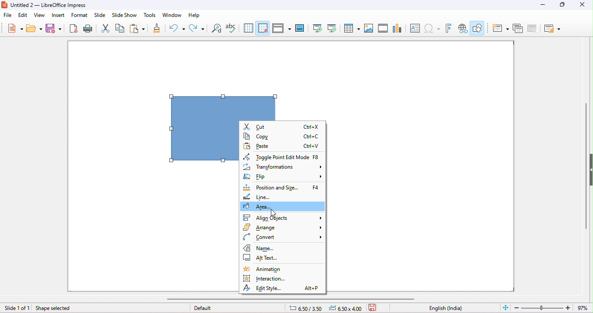 Image resolution: width=593 pixels, height=313 pixels. I want to click on format, so click(79, 15).